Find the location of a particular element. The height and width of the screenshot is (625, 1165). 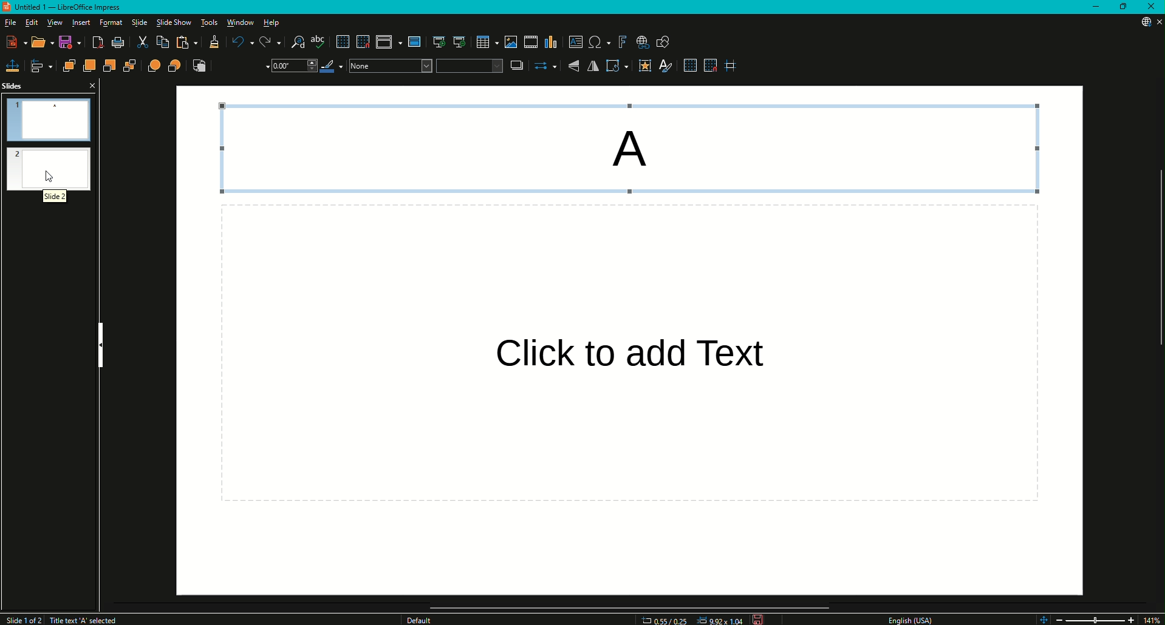

Close Presentation is located at coordinates (1156, 22).